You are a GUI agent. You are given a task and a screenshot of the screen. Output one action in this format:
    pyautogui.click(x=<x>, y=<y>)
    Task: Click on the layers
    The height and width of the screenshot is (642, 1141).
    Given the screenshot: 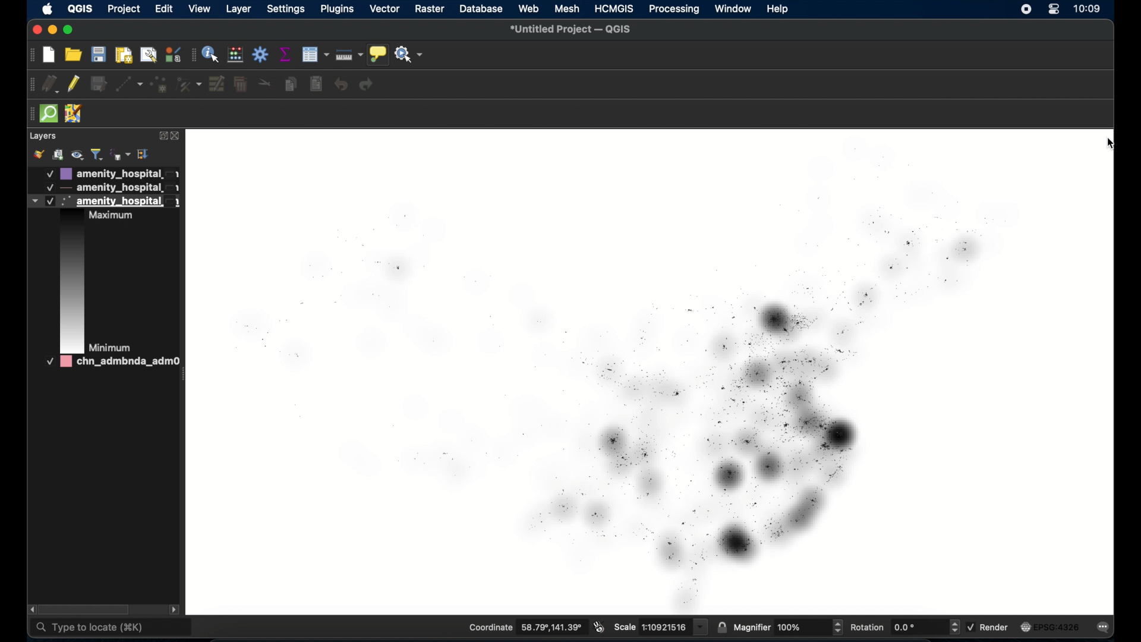 What is the action you would take?
    pyautogui.click(x=44, y=136)
    